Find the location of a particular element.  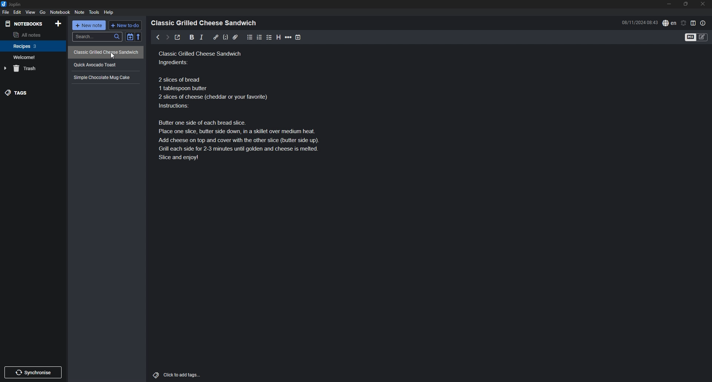

trash is located at coordinates (34, 69).